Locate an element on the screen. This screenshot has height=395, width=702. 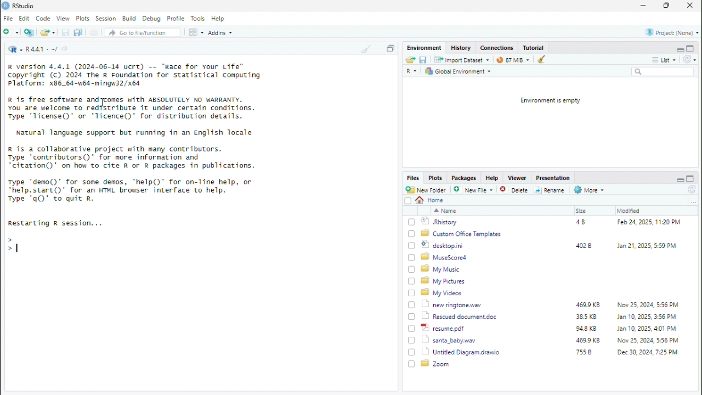
Global Environment is located at coordinates (458, 71).